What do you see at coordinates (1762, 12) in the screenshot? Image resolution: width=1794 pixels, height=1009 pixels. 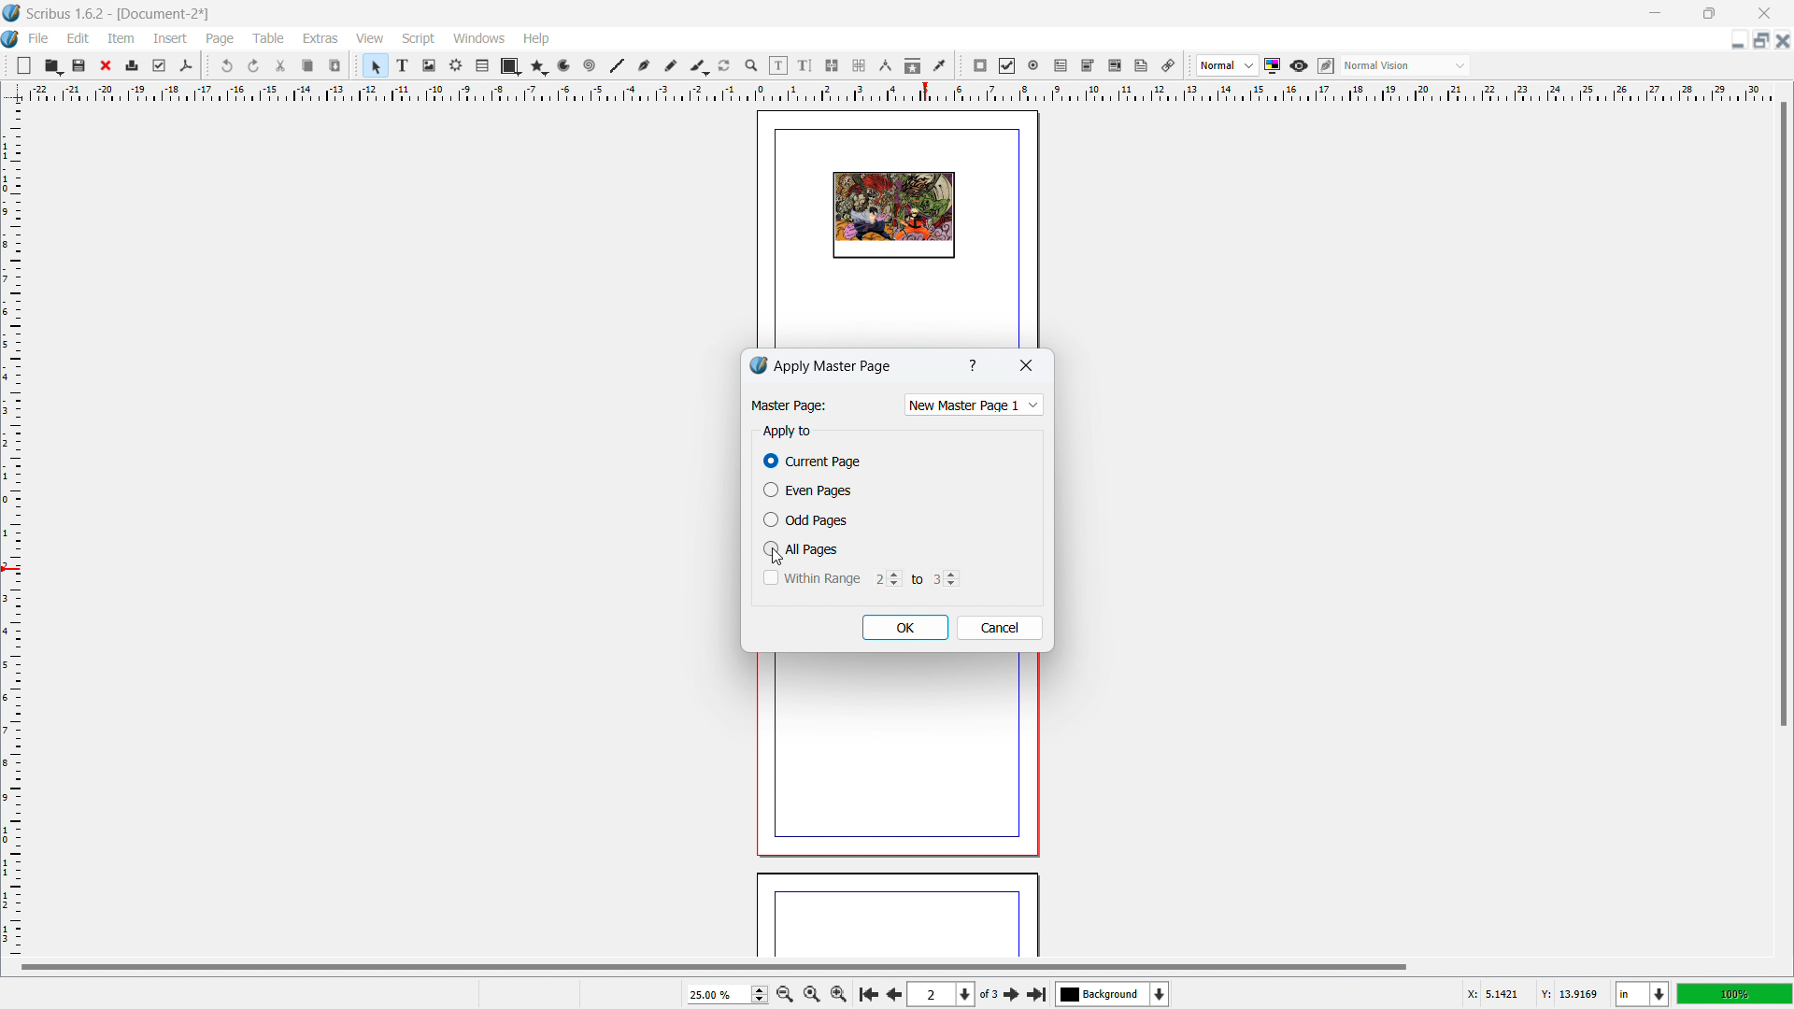 I see `close window` at bounding box center [1762, 12].